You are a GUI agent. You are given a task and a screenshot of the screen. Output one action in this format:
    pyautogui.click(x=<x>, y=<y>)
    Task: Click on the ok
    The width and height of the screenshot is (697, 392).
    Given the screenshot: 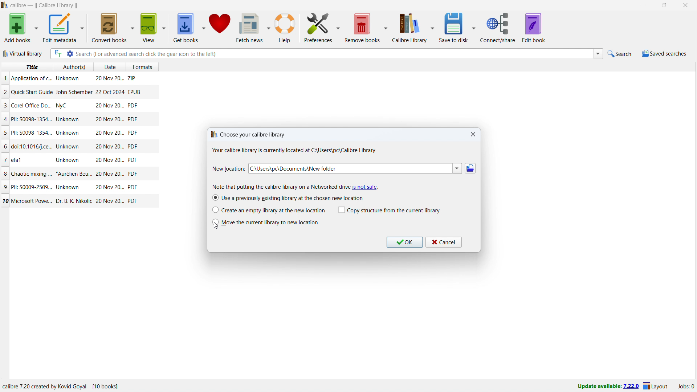 What is the action you would take?
    pyautogui.click(x=404, y=242)
    